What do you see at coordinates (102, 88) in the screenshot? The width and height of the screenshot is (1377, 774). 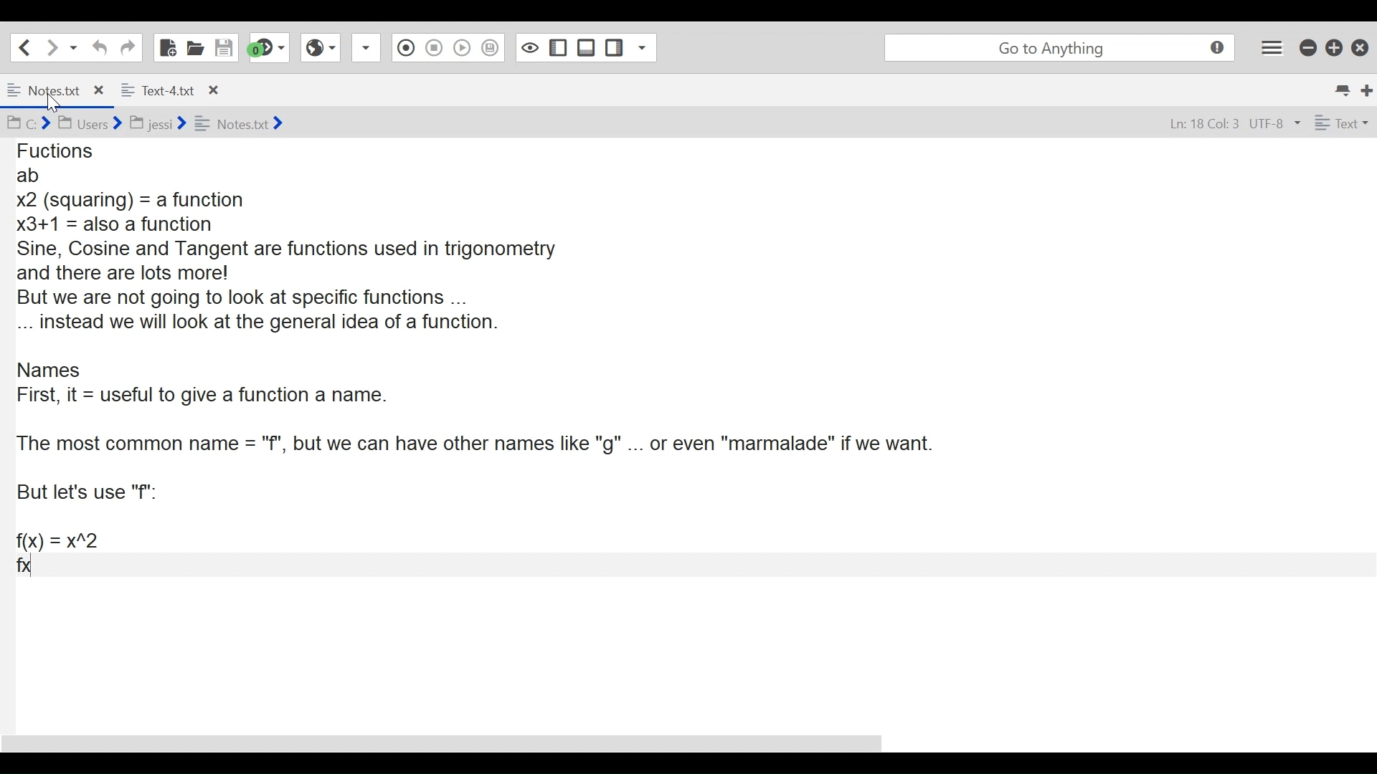 I see `close` at bounding box center [102, 88].